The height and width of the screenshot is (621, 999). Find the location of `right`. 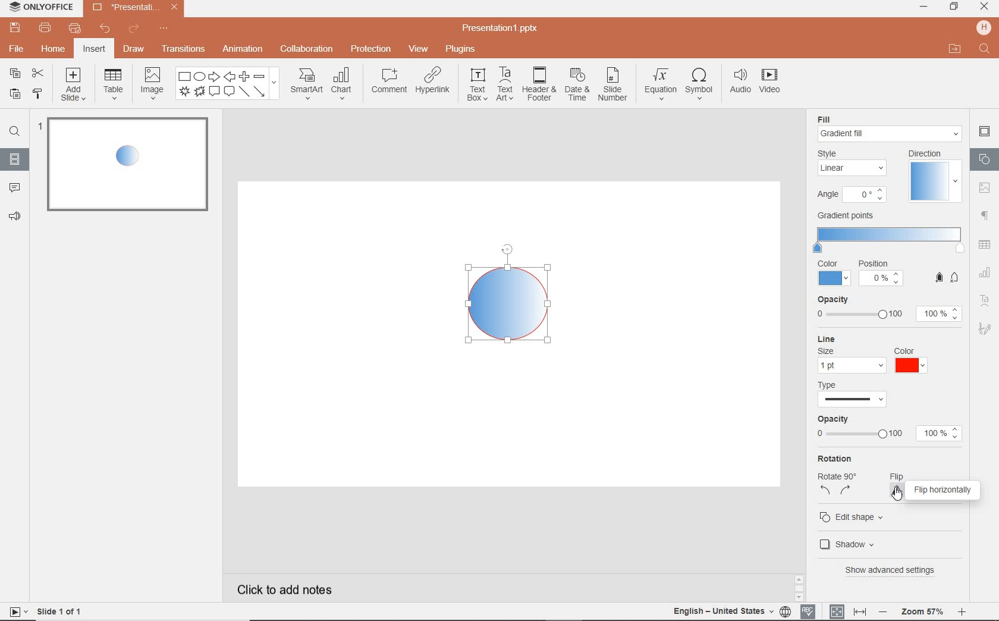

right is located at coordinates (846, 491).